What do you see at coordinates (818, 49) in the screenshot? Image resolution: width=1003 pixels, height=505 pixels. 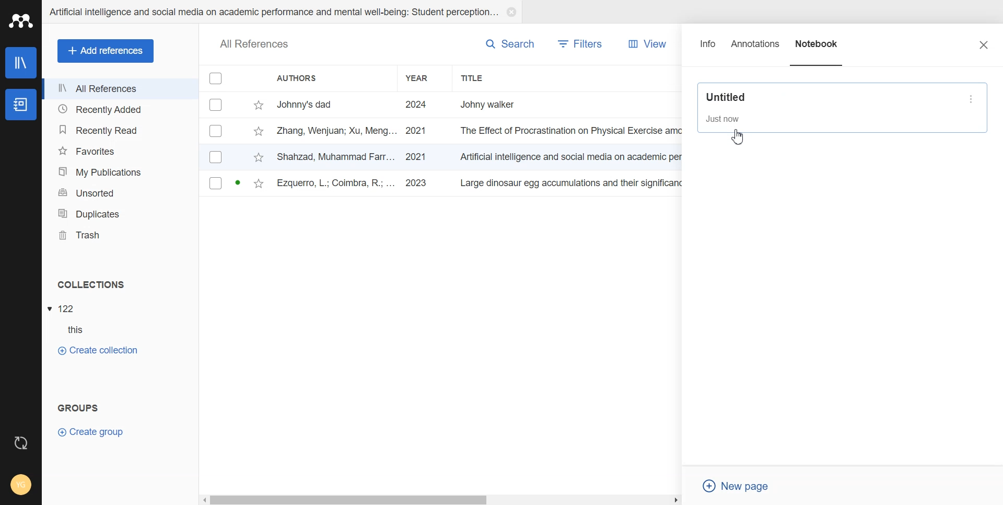 I see `Notebook` at bounding box center [818, 49].